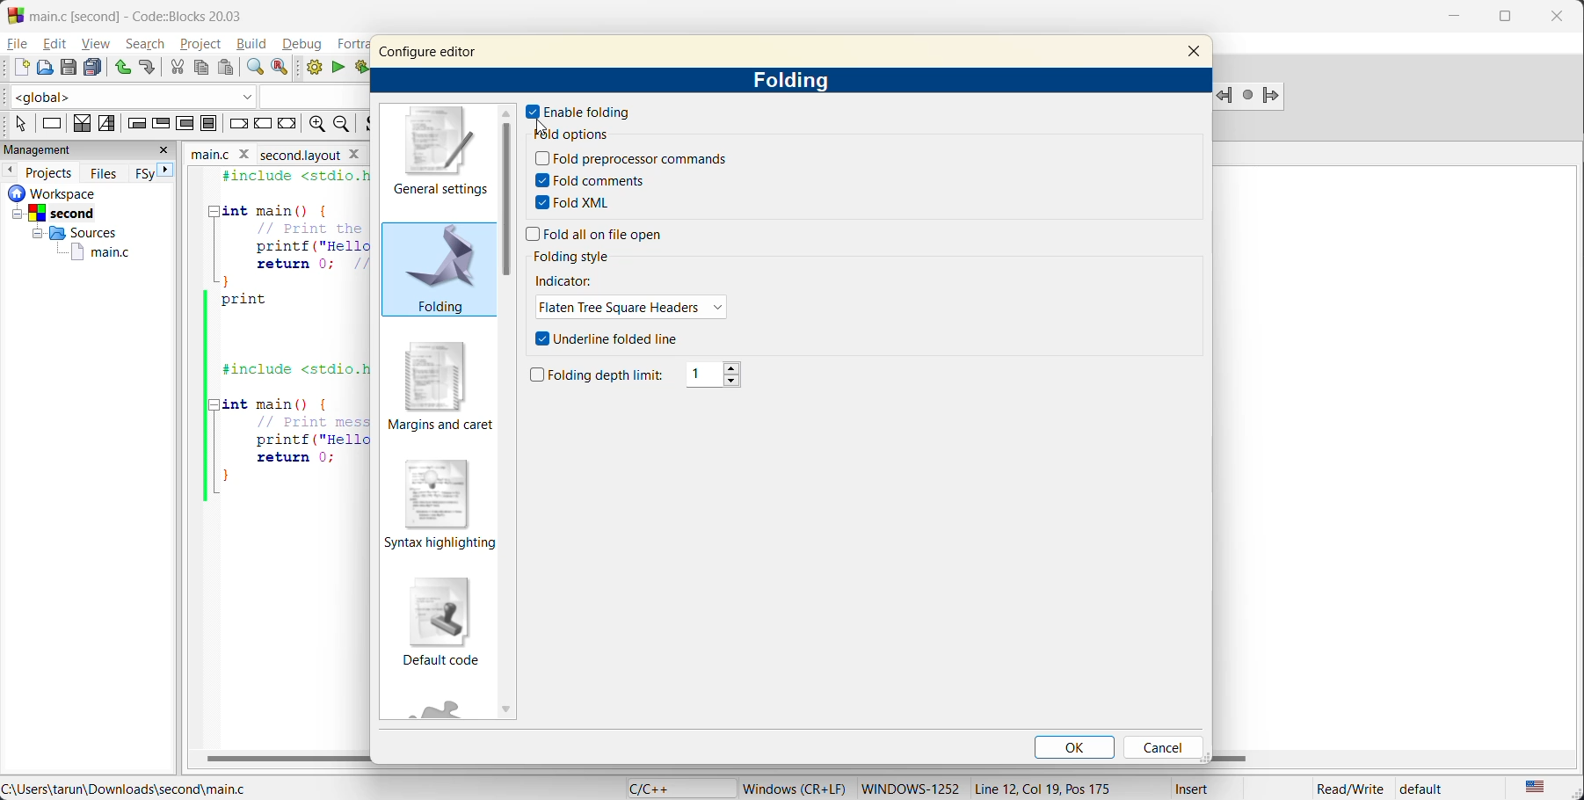  Describe the element at coordinates (671, 788) in the screenshot. I see `language` at that location.